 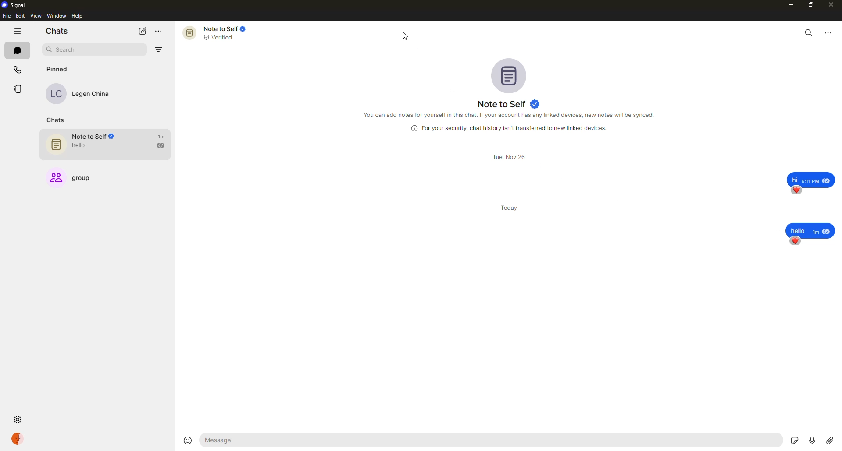 What do you see at coordinates (510, 128) in the screenshot?
I see `info` at bounding box center [510, 128].